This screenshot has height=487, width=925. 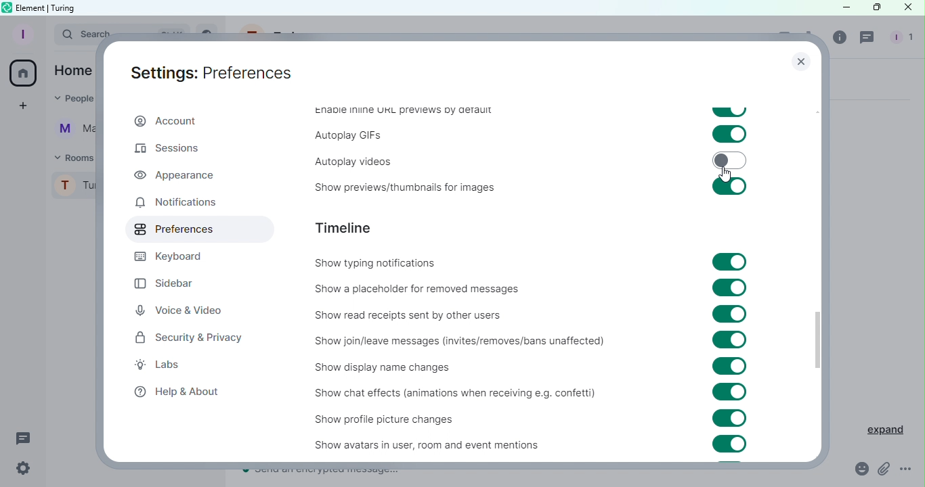 What do you see at coordinates (730, 341) in the screenshot?
I see `Toggle` at bounding box center [730, 341].